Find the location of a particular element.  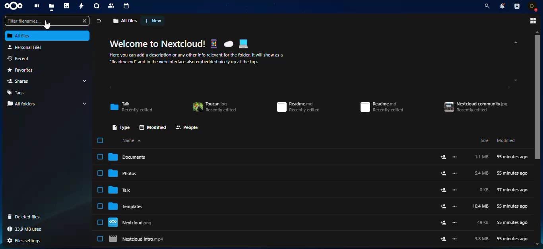

more is located at coordinates (455, 173).